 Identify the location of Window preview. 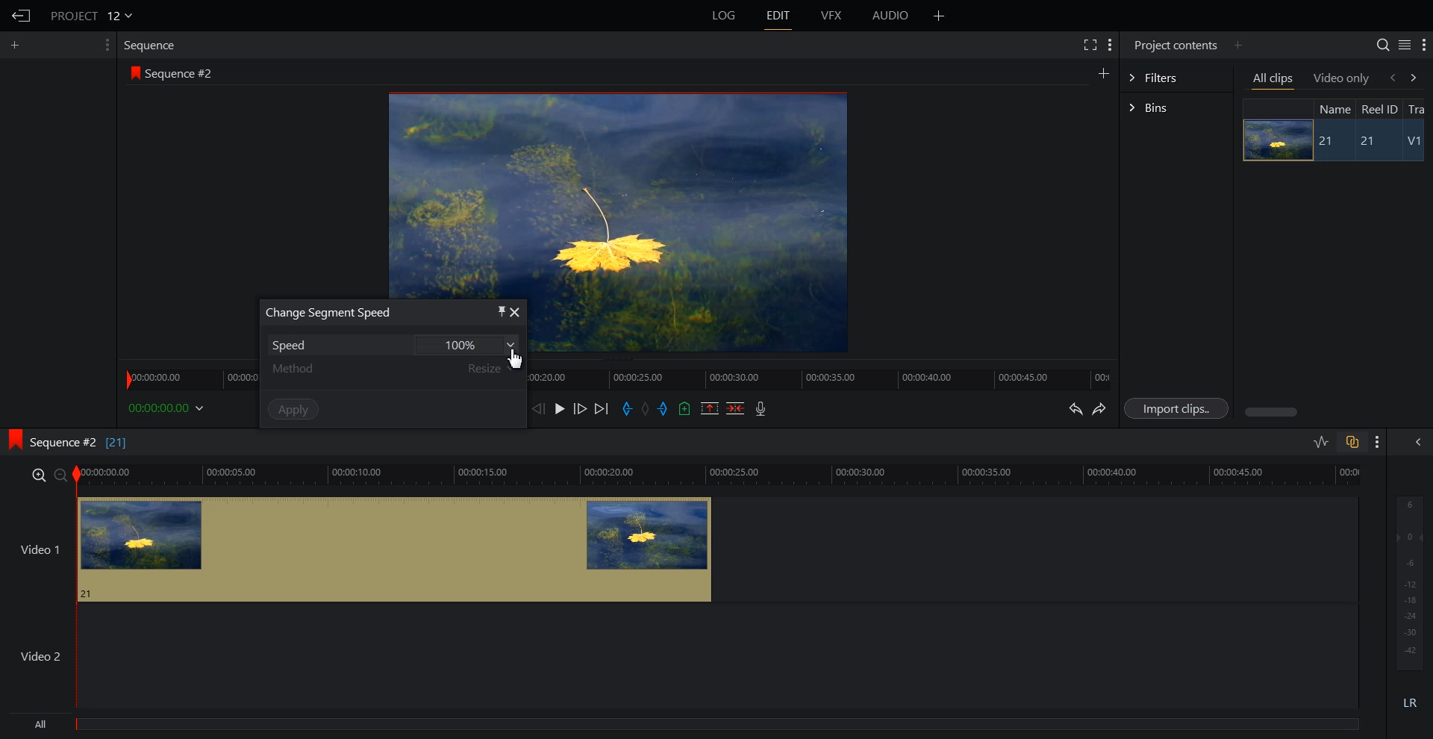
(614, 190).